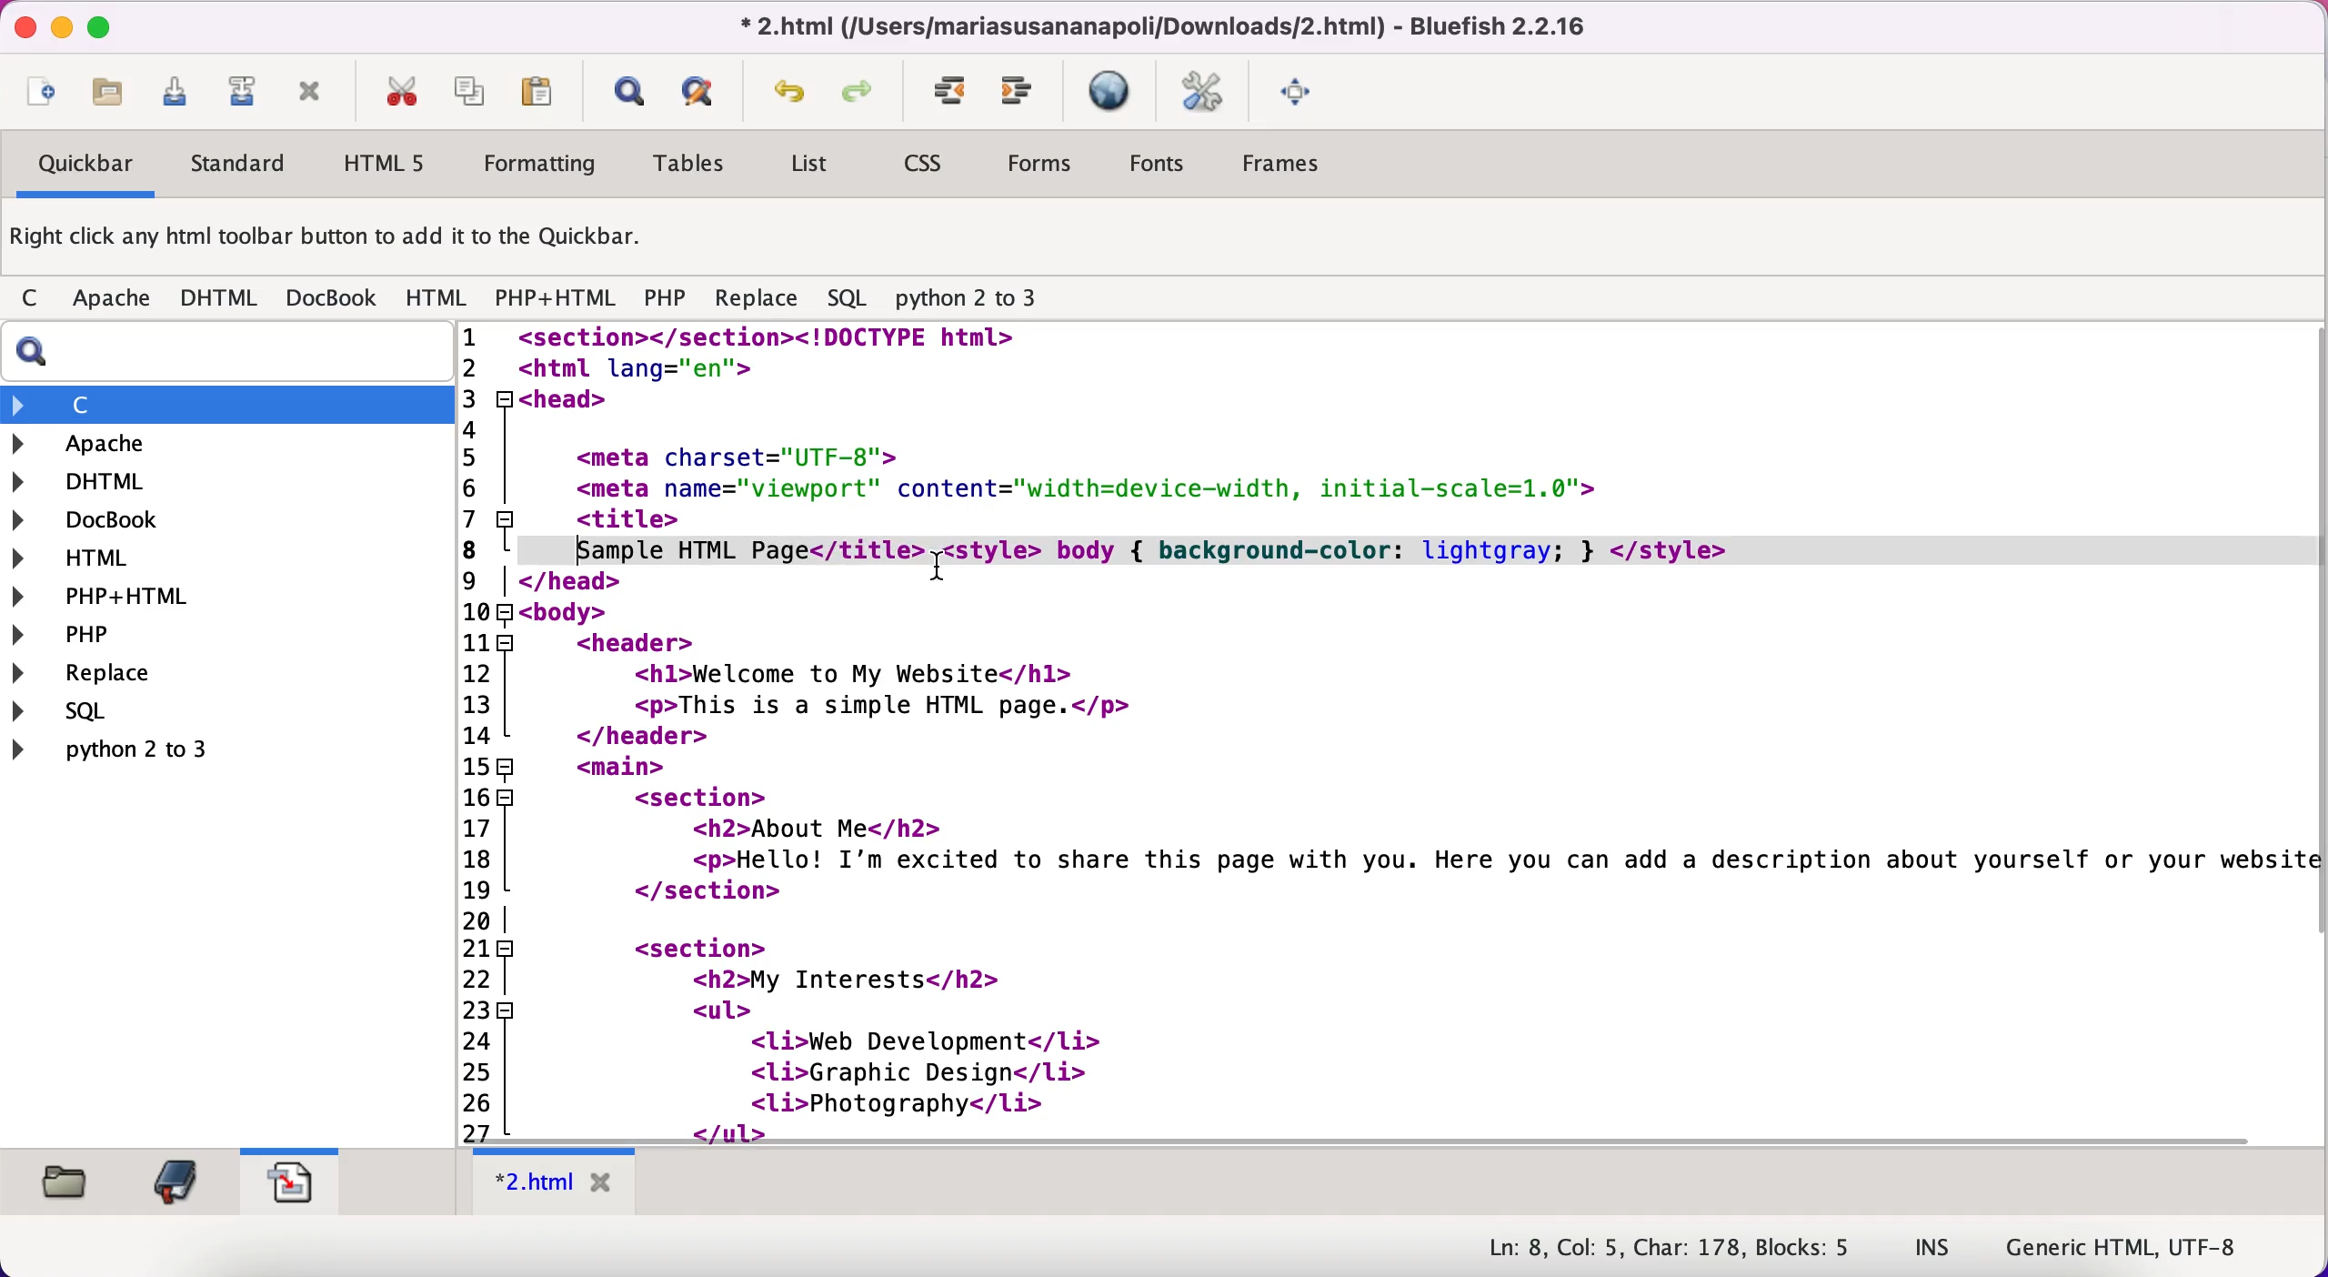 The width and height of the screenshot is (2328, 1277). I want to click on indent, so click(951, 92).